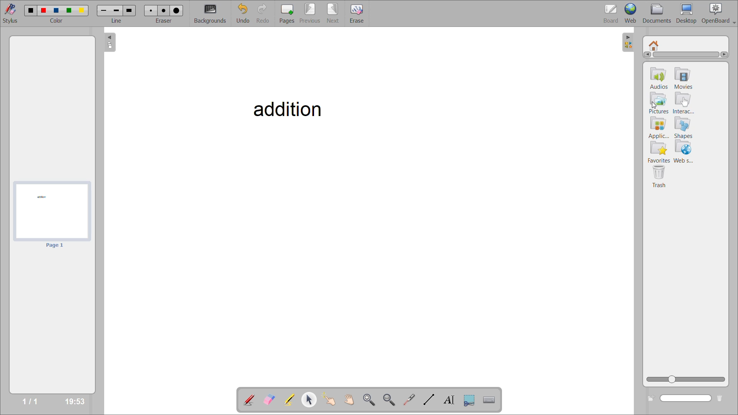 This screenshot has width=738, height=415. I want to click on zoom slider, so click(686, 380).